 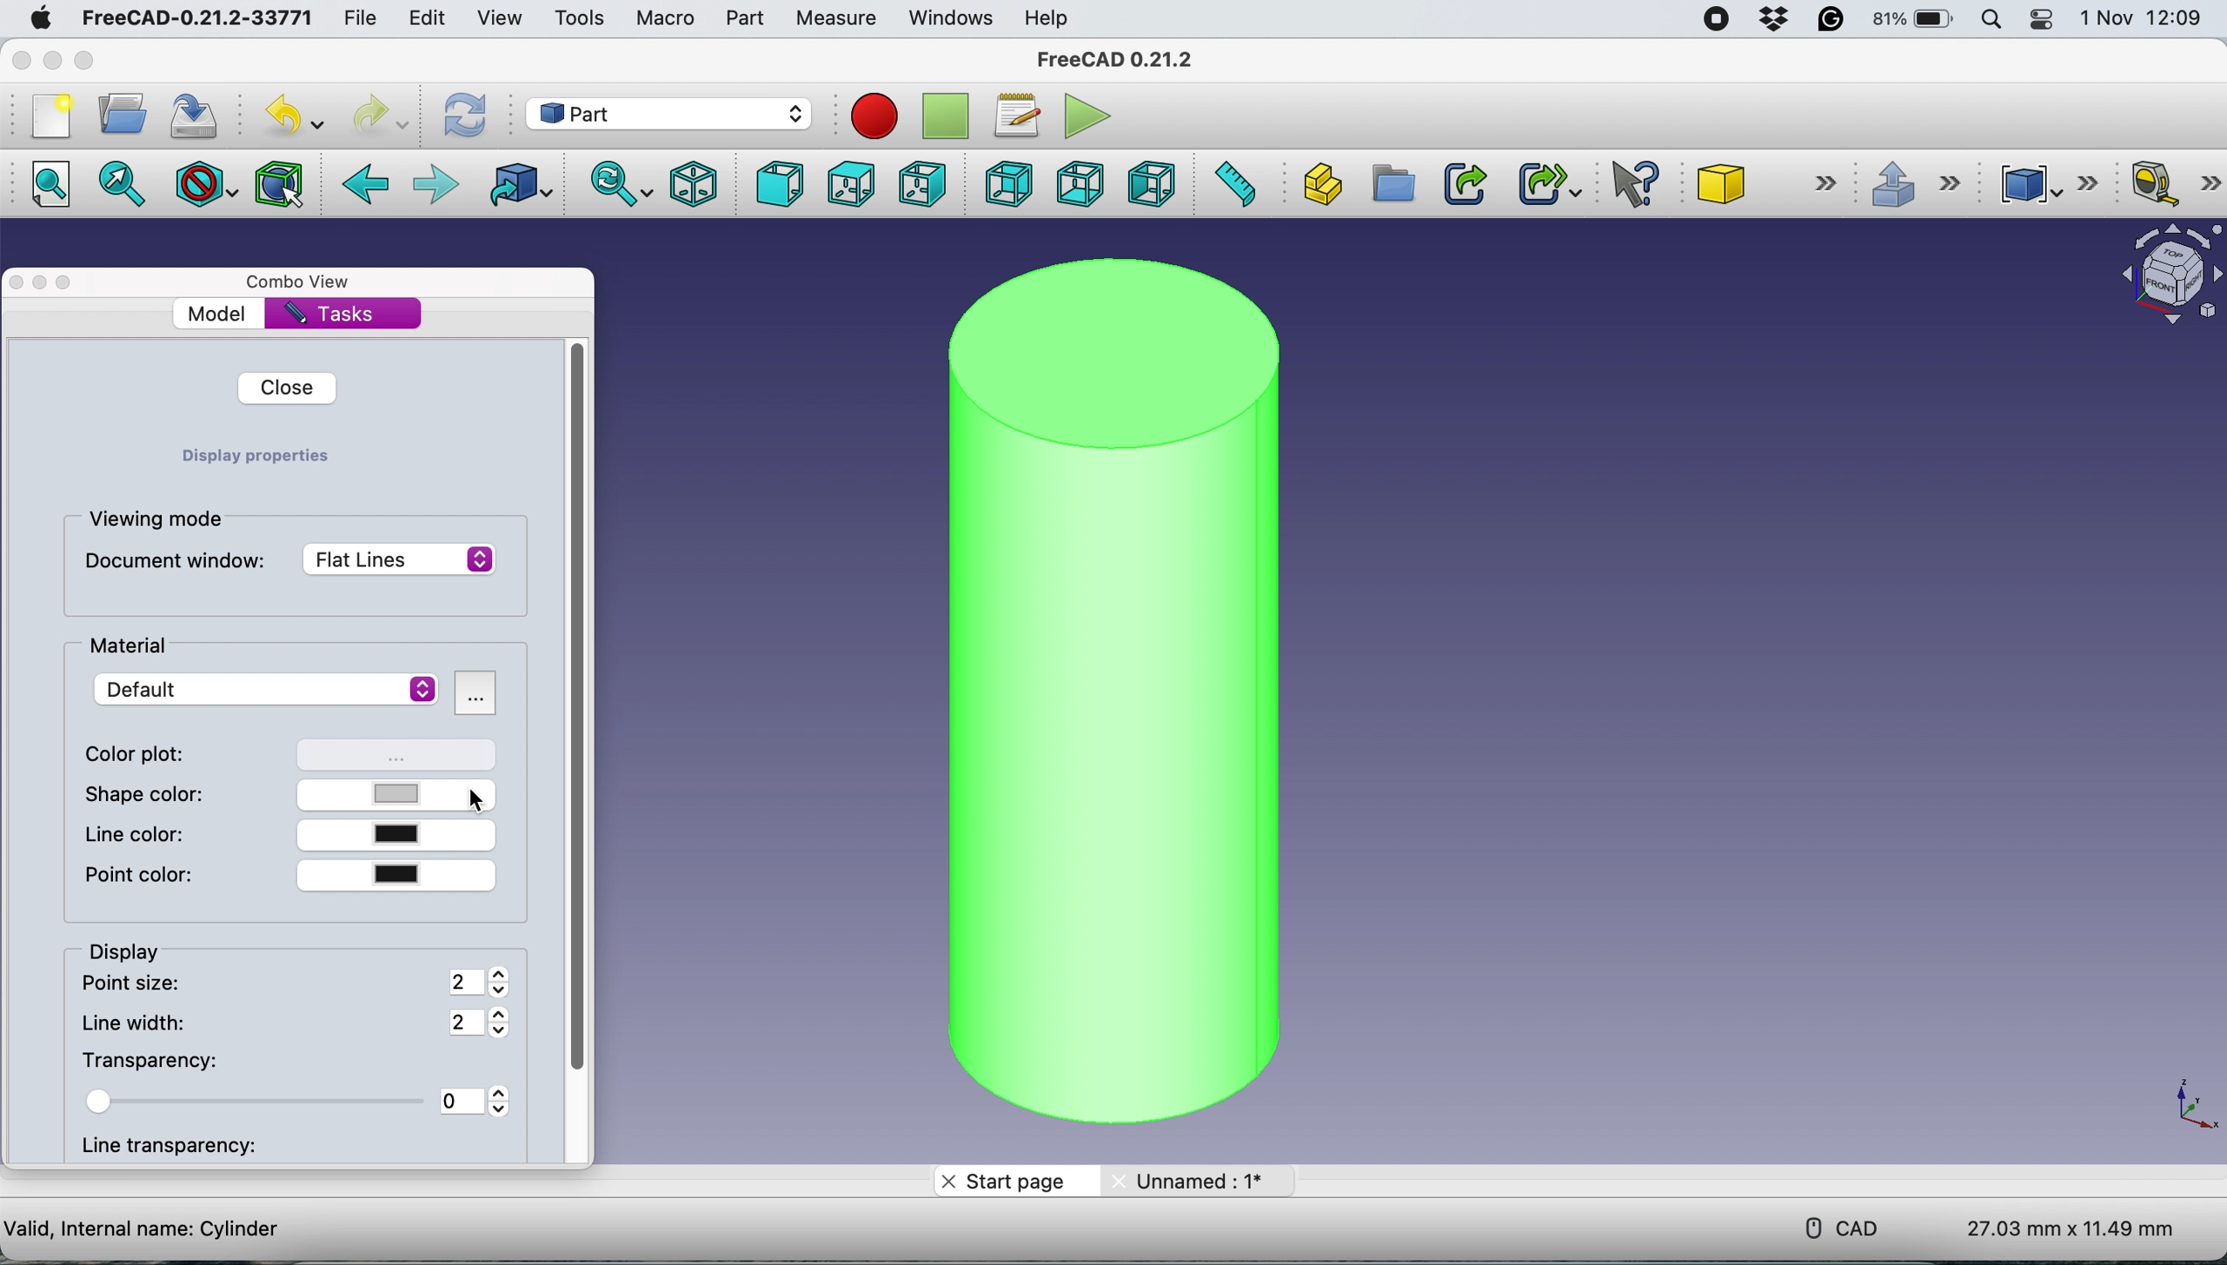 What do you see at coordinates (2141, 18) in the screenshot?
I see `date and time` at bounding box center [2141, 18].